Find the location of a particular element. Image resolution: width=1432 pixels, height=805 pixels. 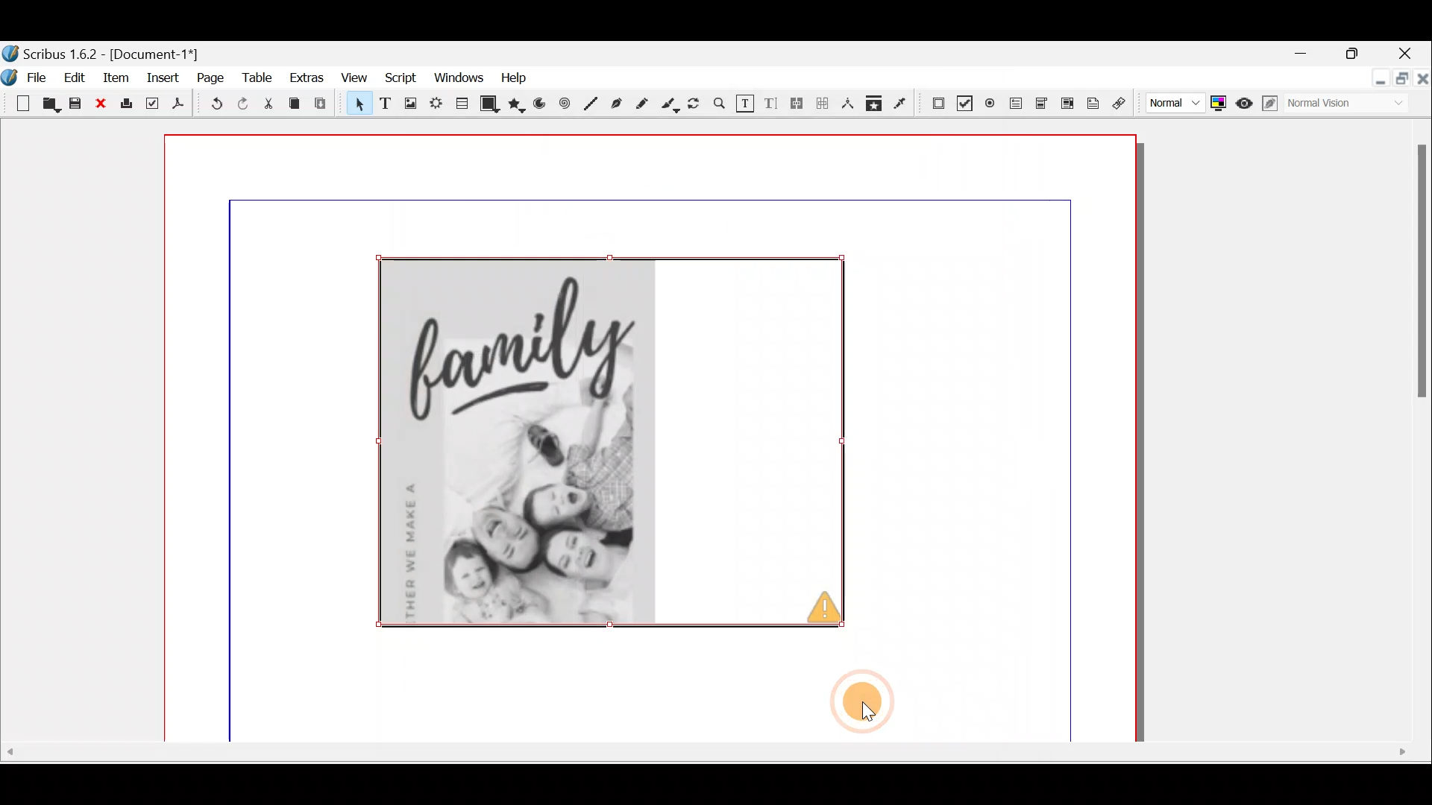

Calligraphic line is located at coordinates (670, 104).